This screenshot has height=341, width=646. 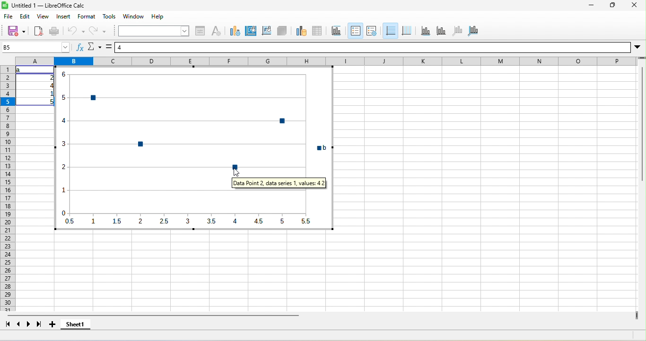 What do you see at coordinates (133, 17) in the screenshot?
I see `window` at bounding box center [133, 17].